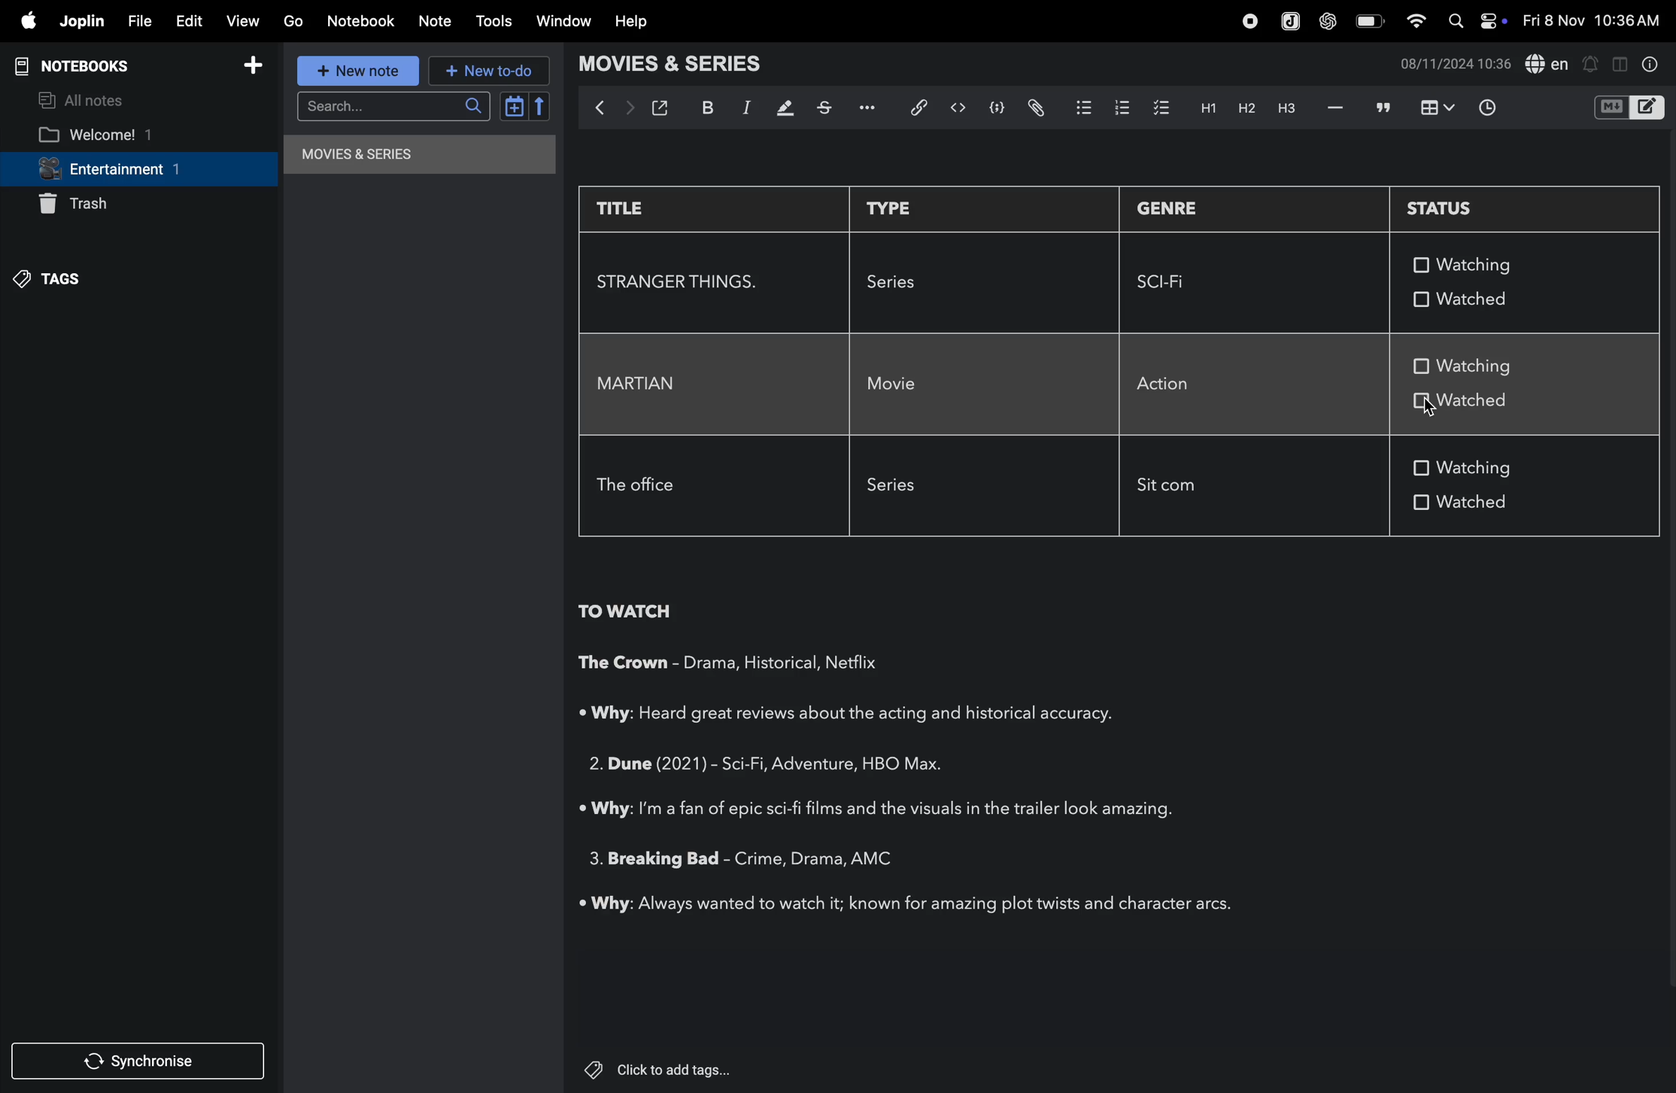 Image resolution: width=1676 pixels, height=1093 pixels. I want to click on notebook, so click(362, 22).